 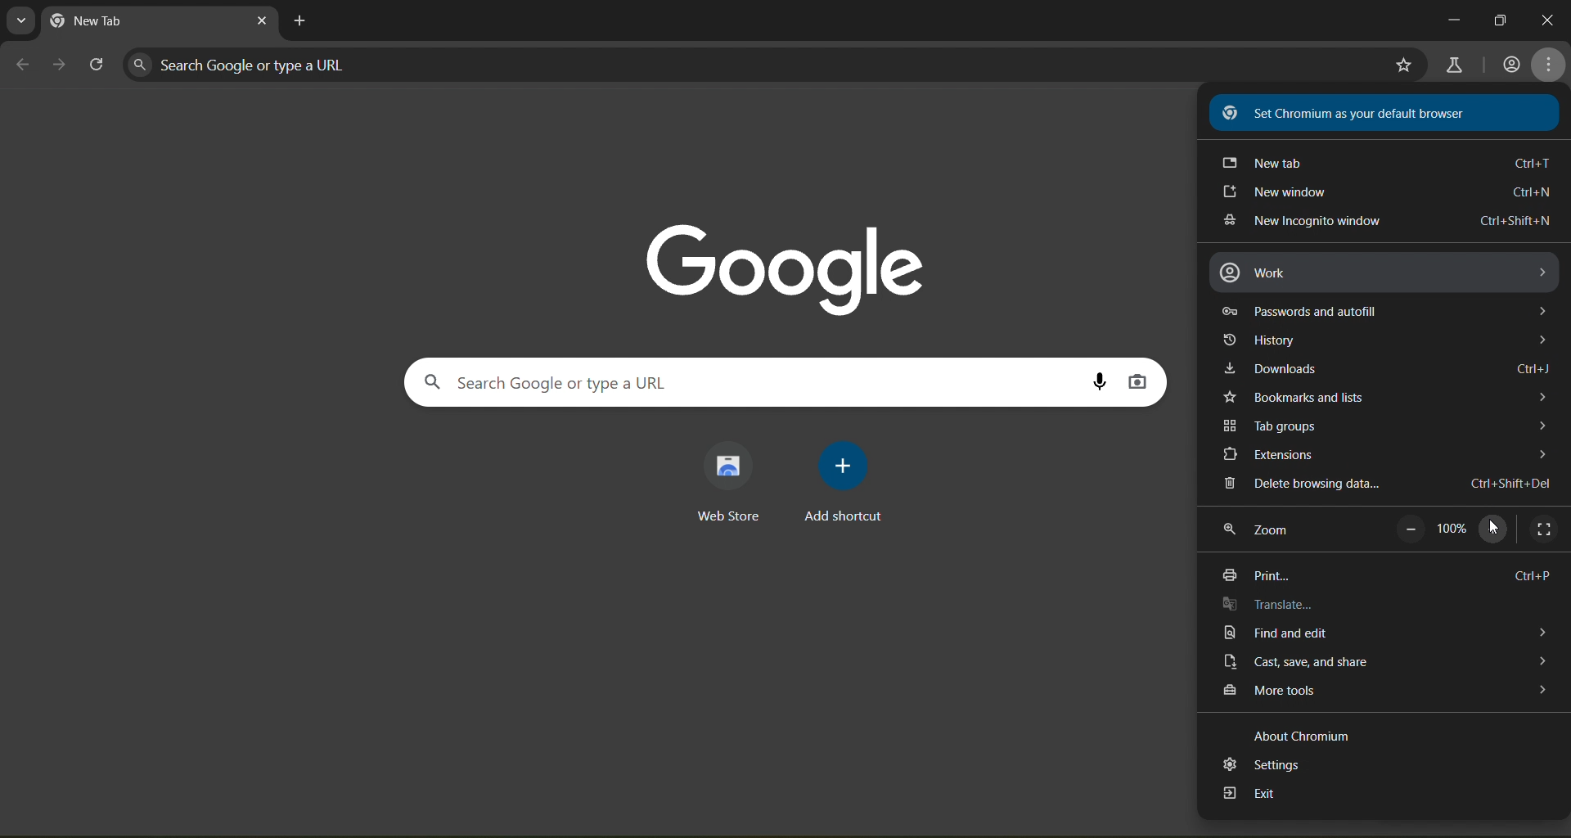 What do you see at coordinates (121, 22) in the screenshot?
I see `current tab` at bounding box center [121, 22].